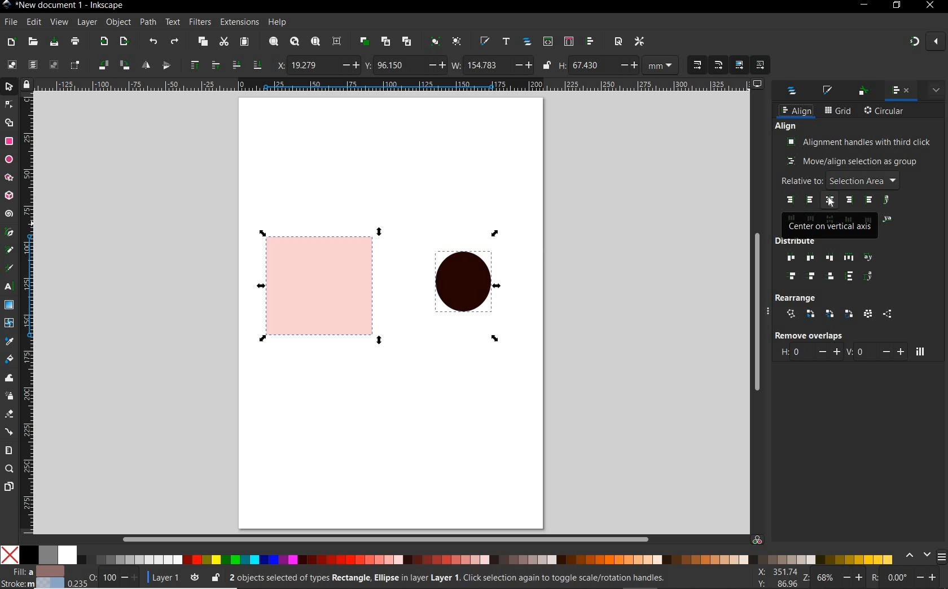 This screenshot has width=948, height=589. I want to click on open selector, so click(568, 41).